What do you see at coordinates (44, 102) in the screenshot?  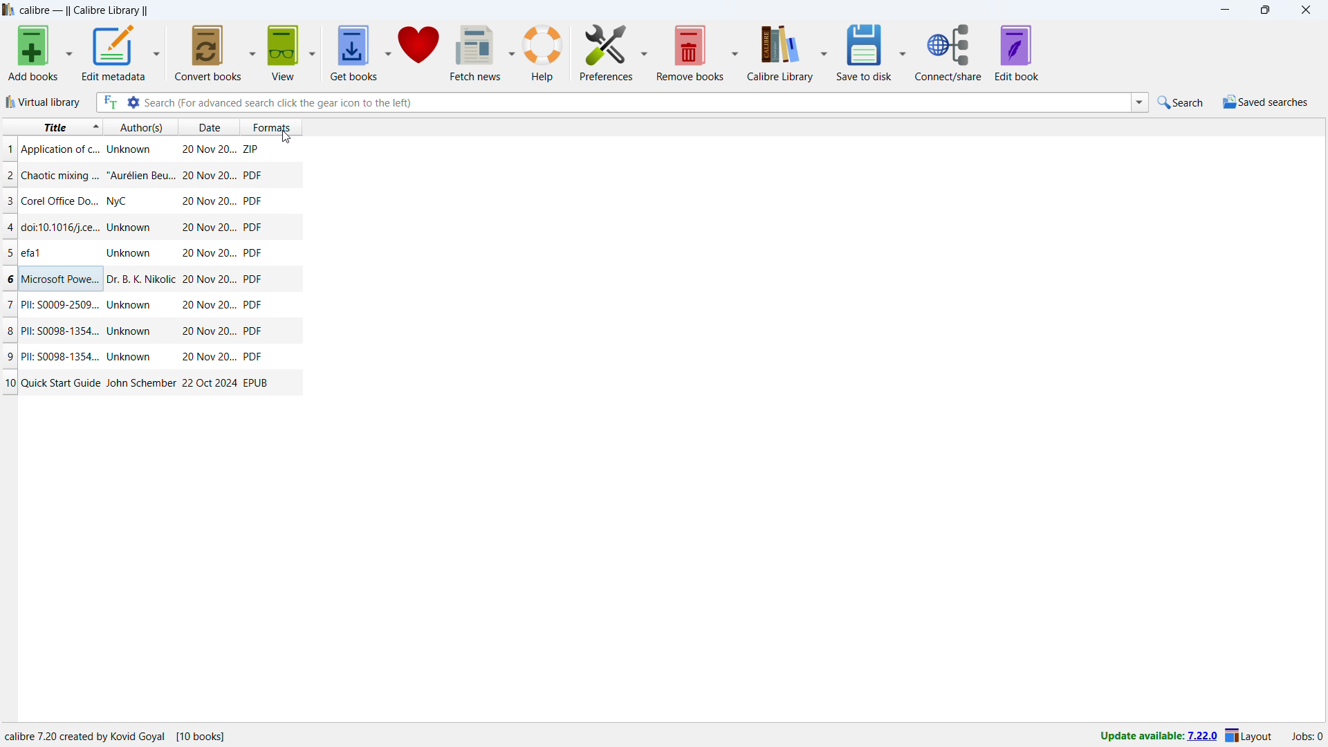 I see `virtual library` at bounding box center [44, 102].